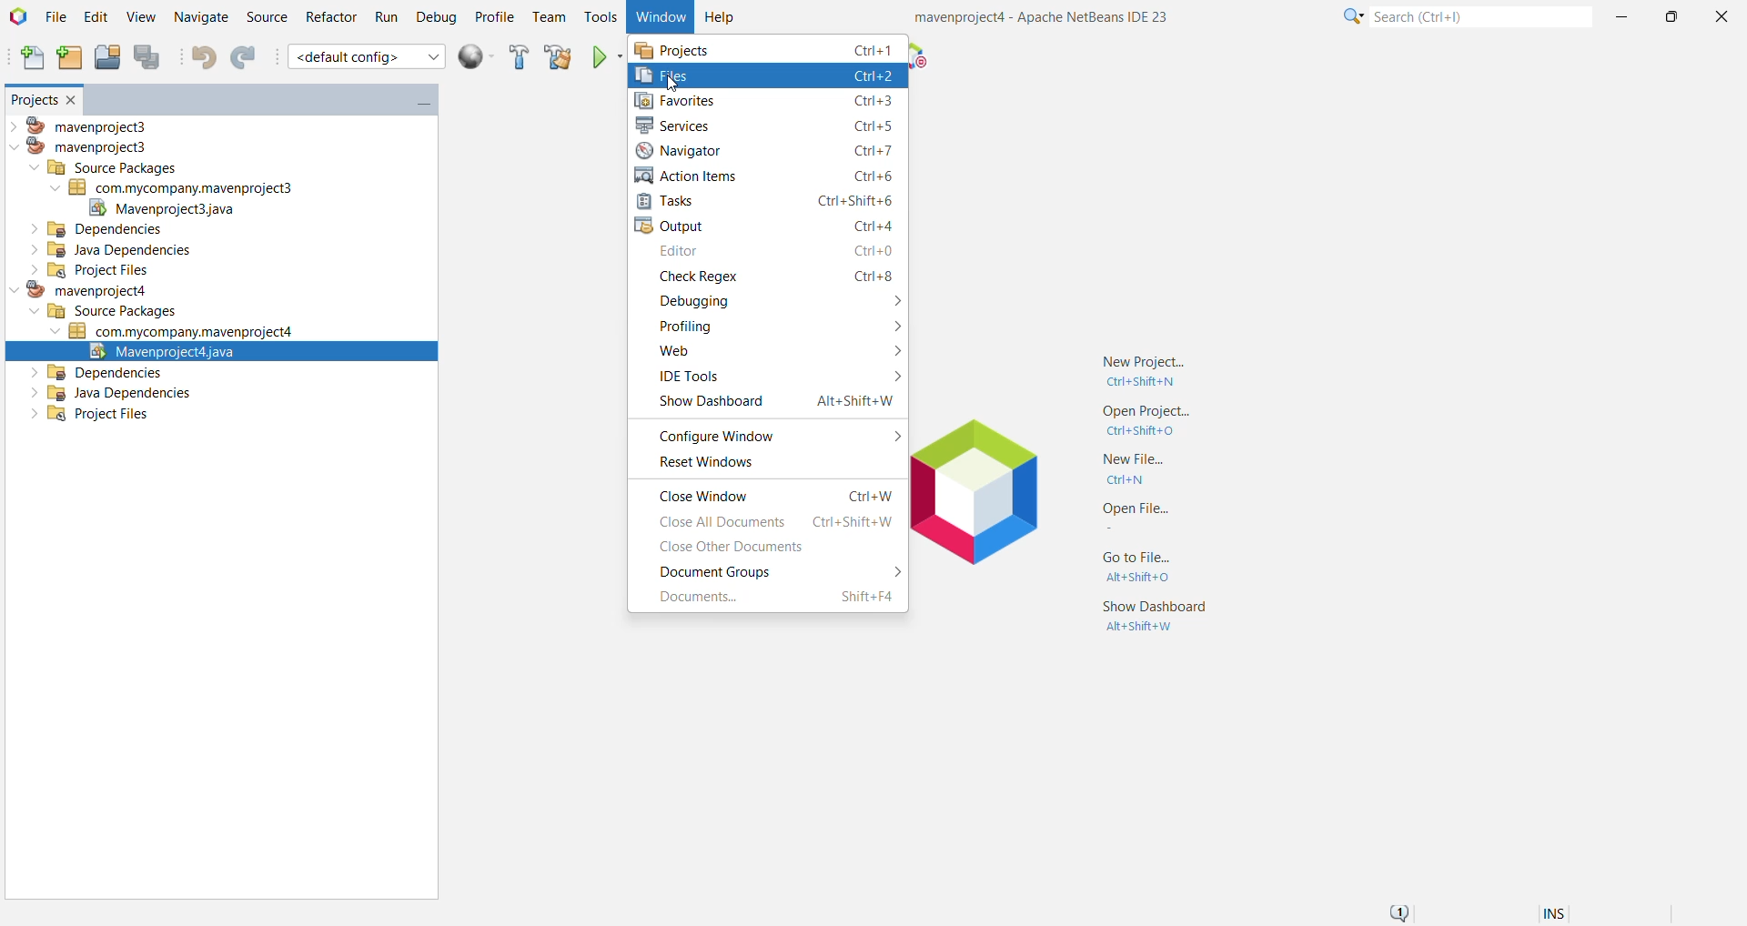 This screenshot has width=1747, height=926. I want to click on Minimize Window Group, so click(418, 103).